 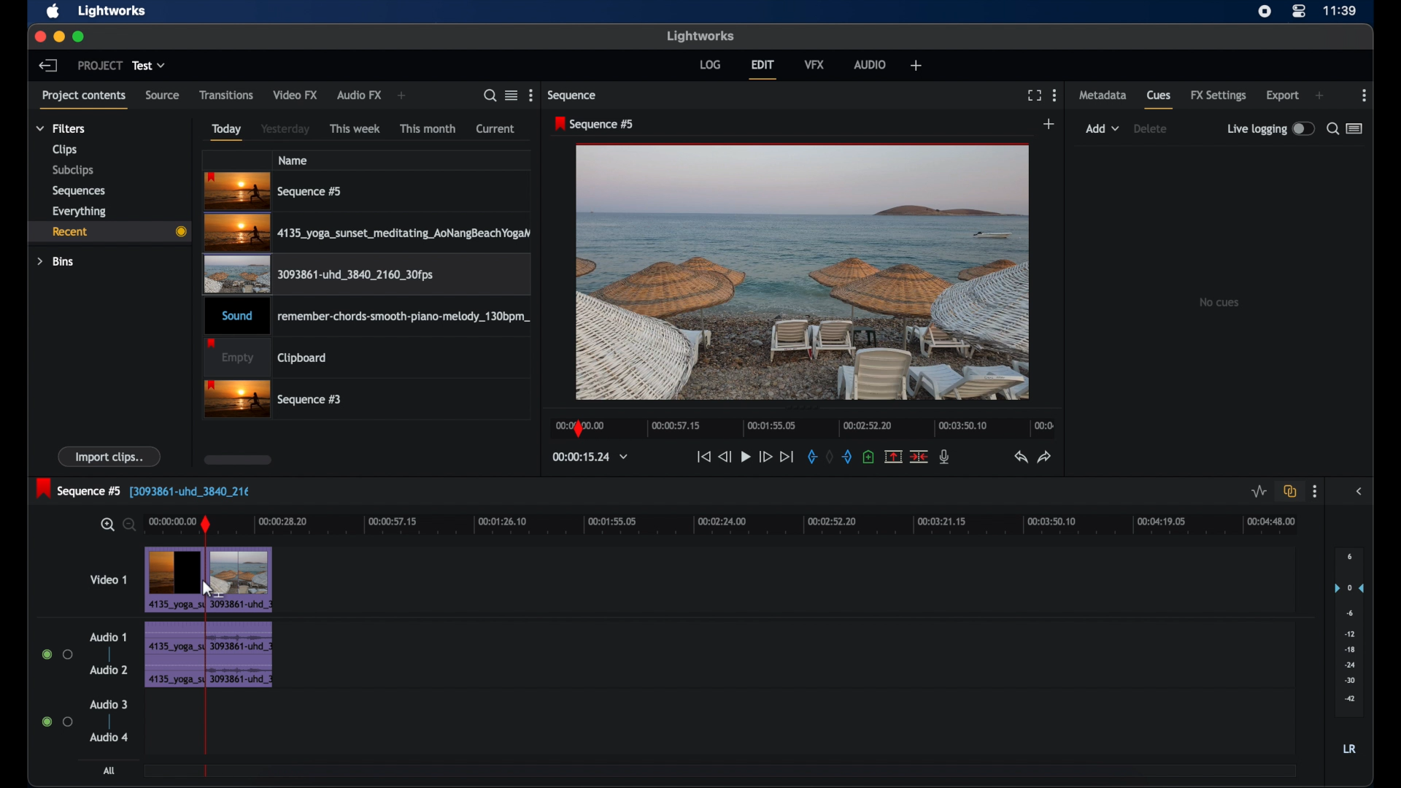 What do you see at coordinates (80, 212) in the screenshot?
I see `everything` at bounding box center [80, 212].